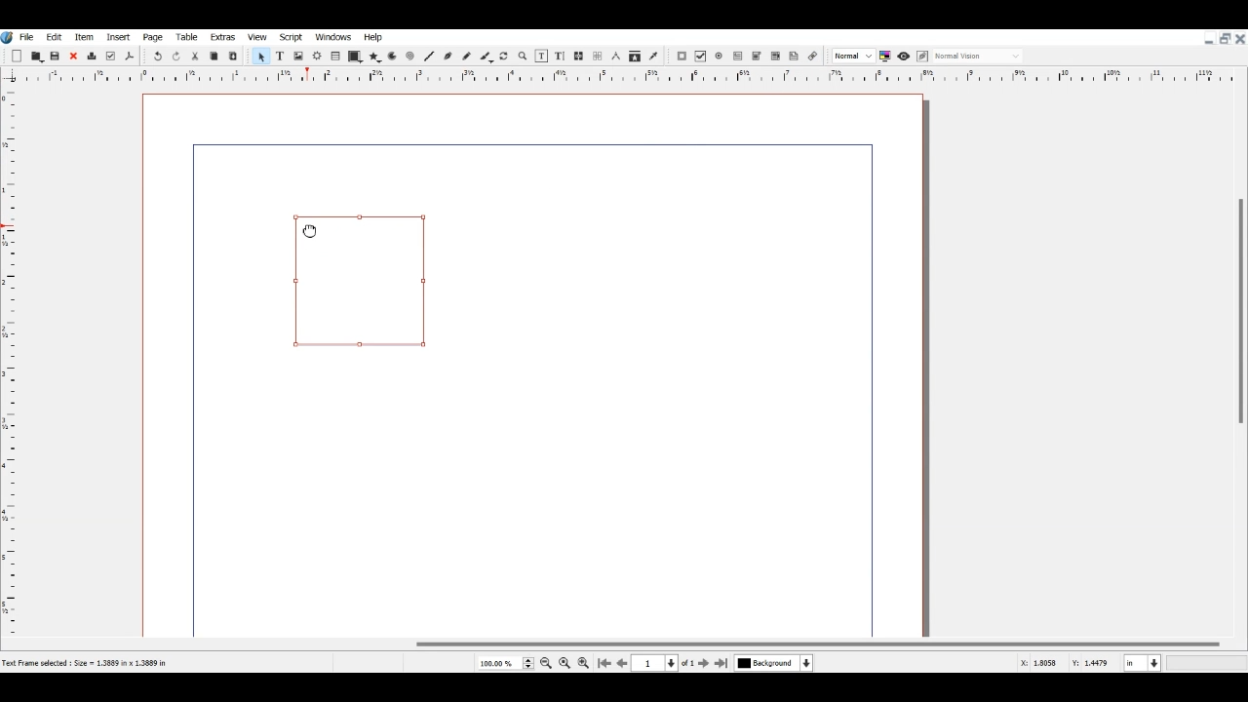  I want to click on Save as PDF, so click(130, 57).